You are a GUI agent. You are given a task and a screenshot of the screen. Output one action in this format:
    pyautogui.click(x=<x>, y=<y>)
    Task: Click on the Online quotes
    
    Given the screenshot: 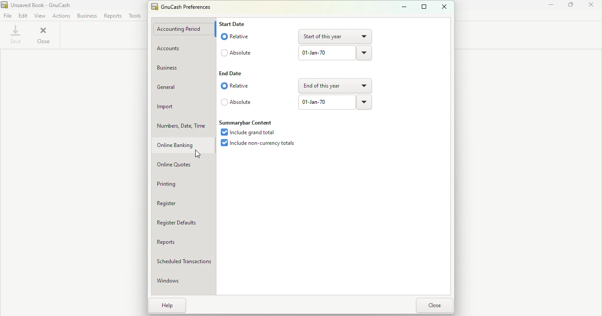 What is the action you would take?
    pyautogui.click(x=182, y=164)
    